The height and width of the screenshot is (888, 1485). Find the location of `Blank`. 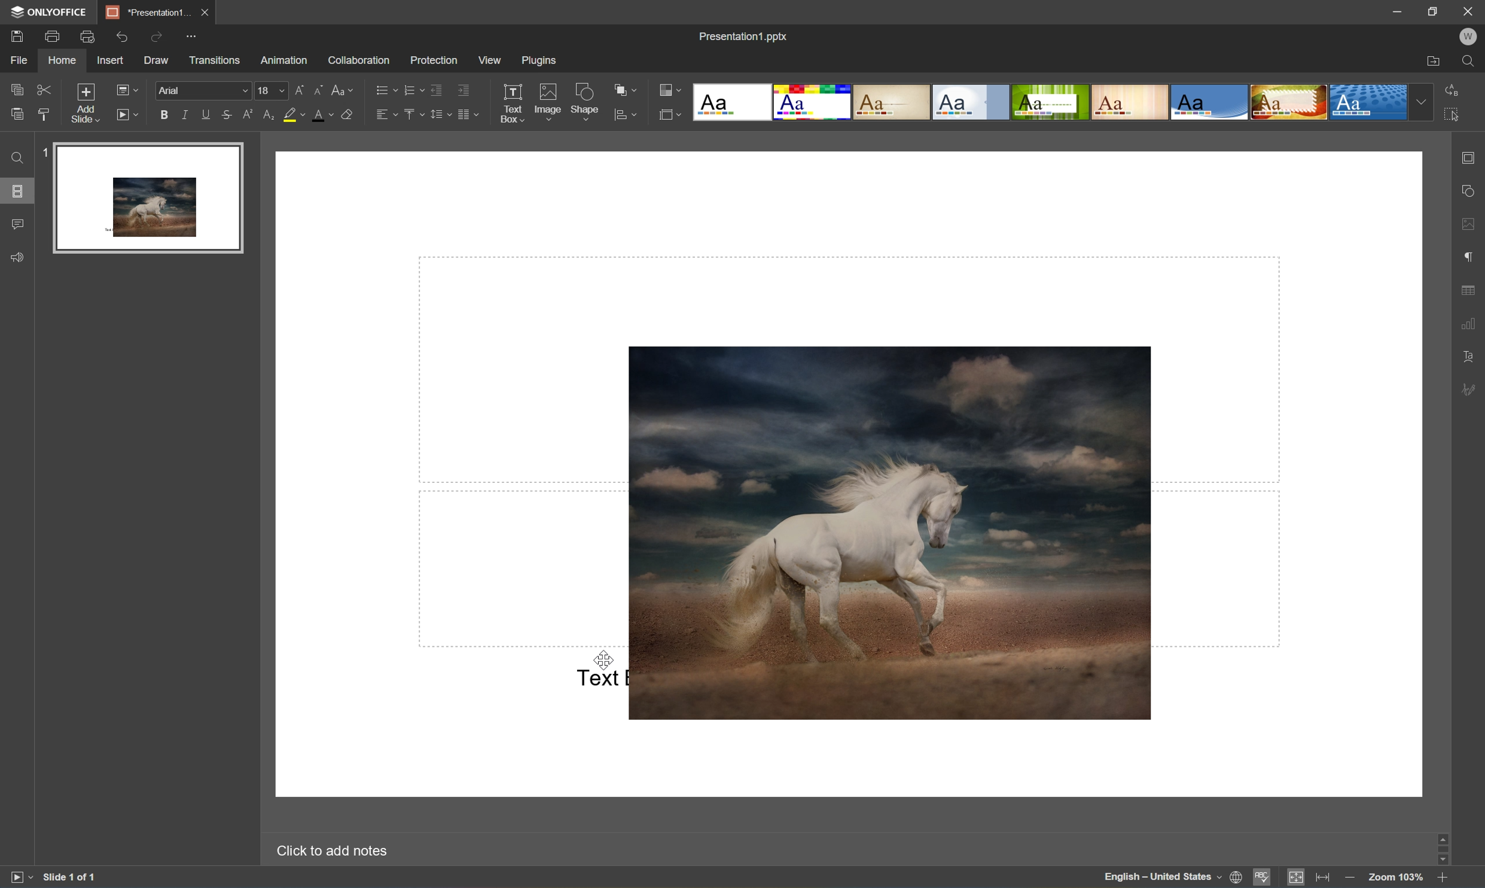

Blank is located at coordinates (734, 103).